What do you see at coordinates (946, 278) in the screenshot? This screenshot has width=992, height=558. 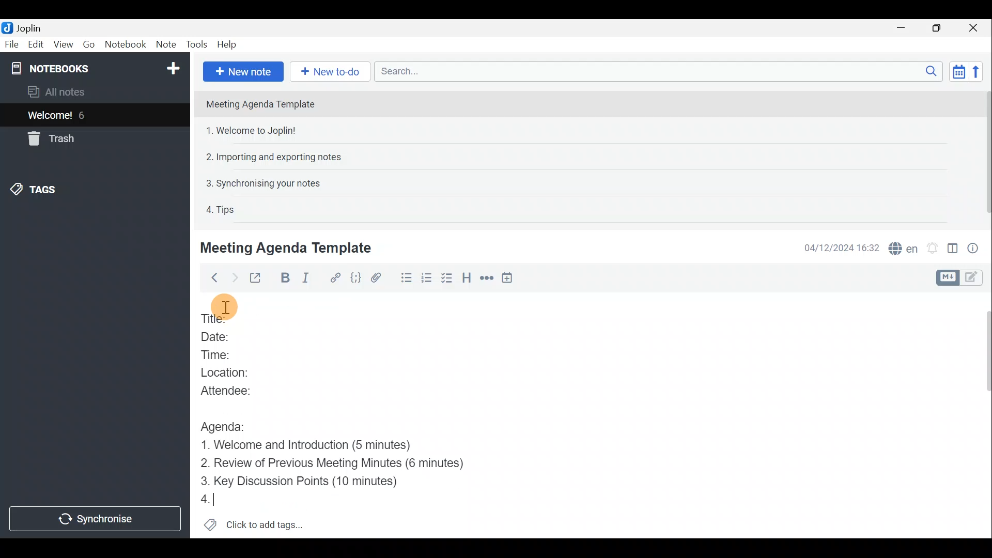 I see `Toggle editors` at bounding box center [946, 278].